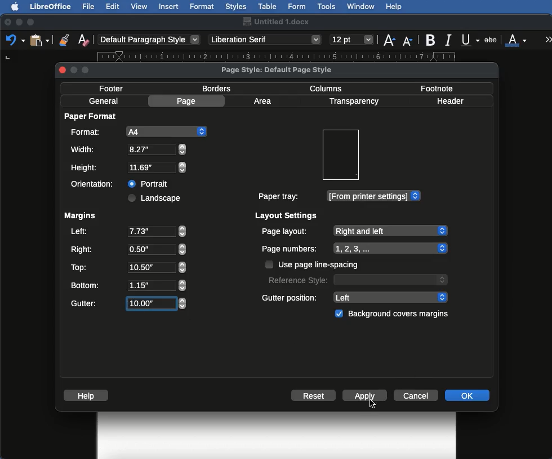 This screenshot has width=552, height=459. I want to click on Transparency, so click(353, 101).